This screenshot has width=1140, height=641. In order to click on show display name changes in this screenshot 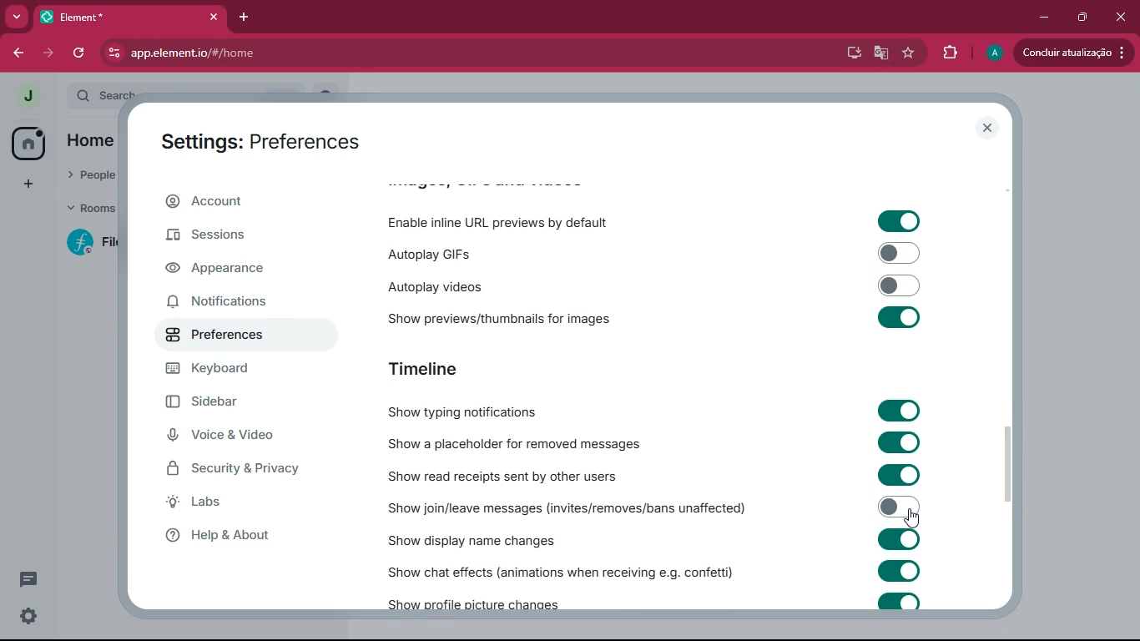, I will do `click(474, 538)`.